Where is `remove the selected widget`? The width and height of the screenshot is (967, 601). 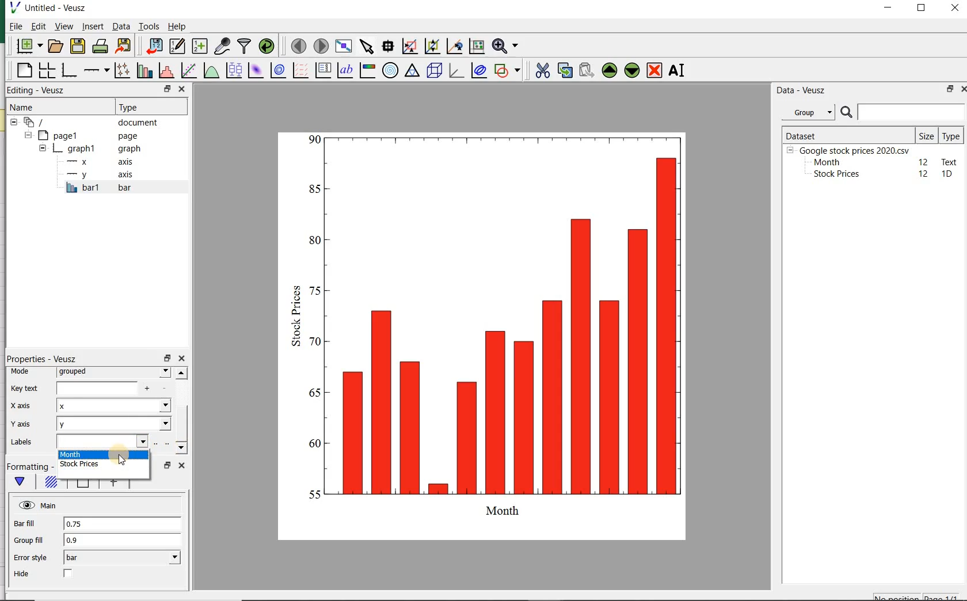 remove the selected widget is located at coordinates (655, 70).